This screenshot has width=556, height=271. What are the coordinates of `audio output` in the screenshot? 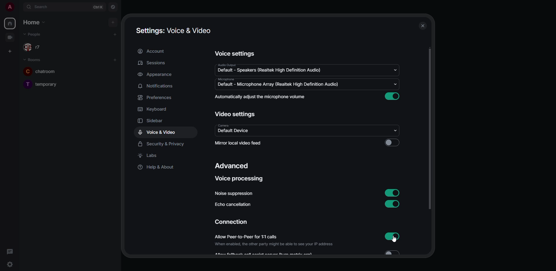 It's located at (226, 65).